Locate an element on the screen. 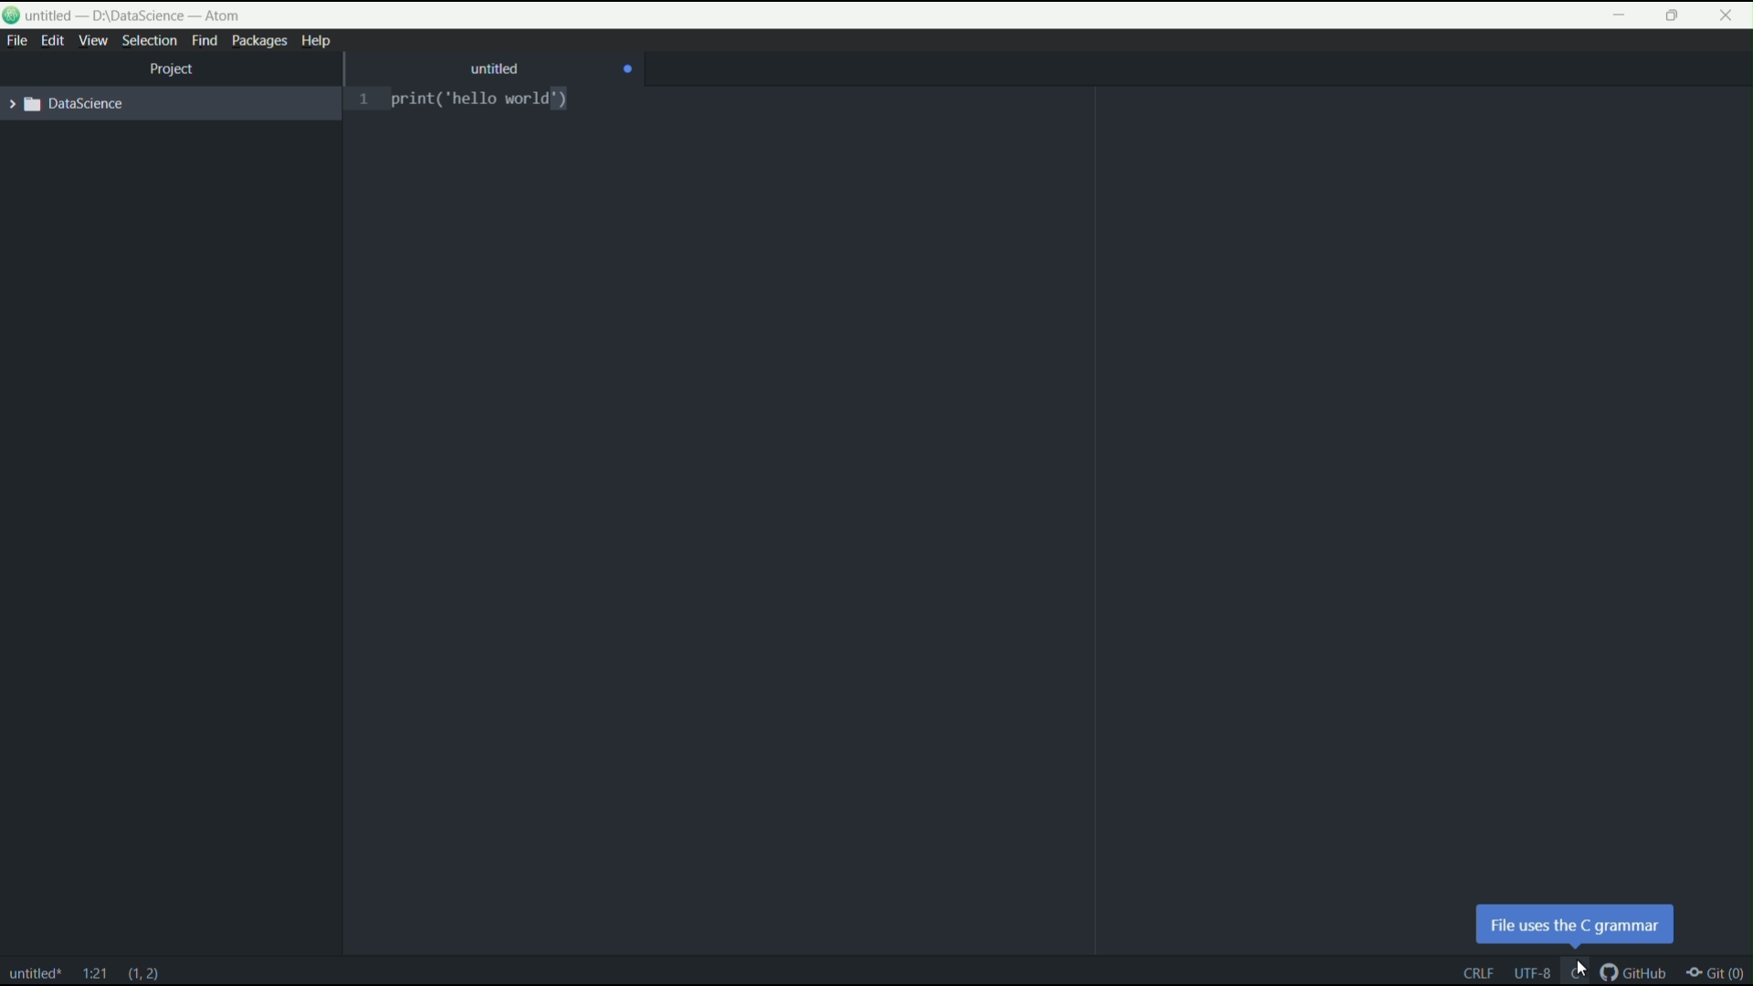 This screenshot has height=986, width=1753. language is located at coordinates (1574, 972).